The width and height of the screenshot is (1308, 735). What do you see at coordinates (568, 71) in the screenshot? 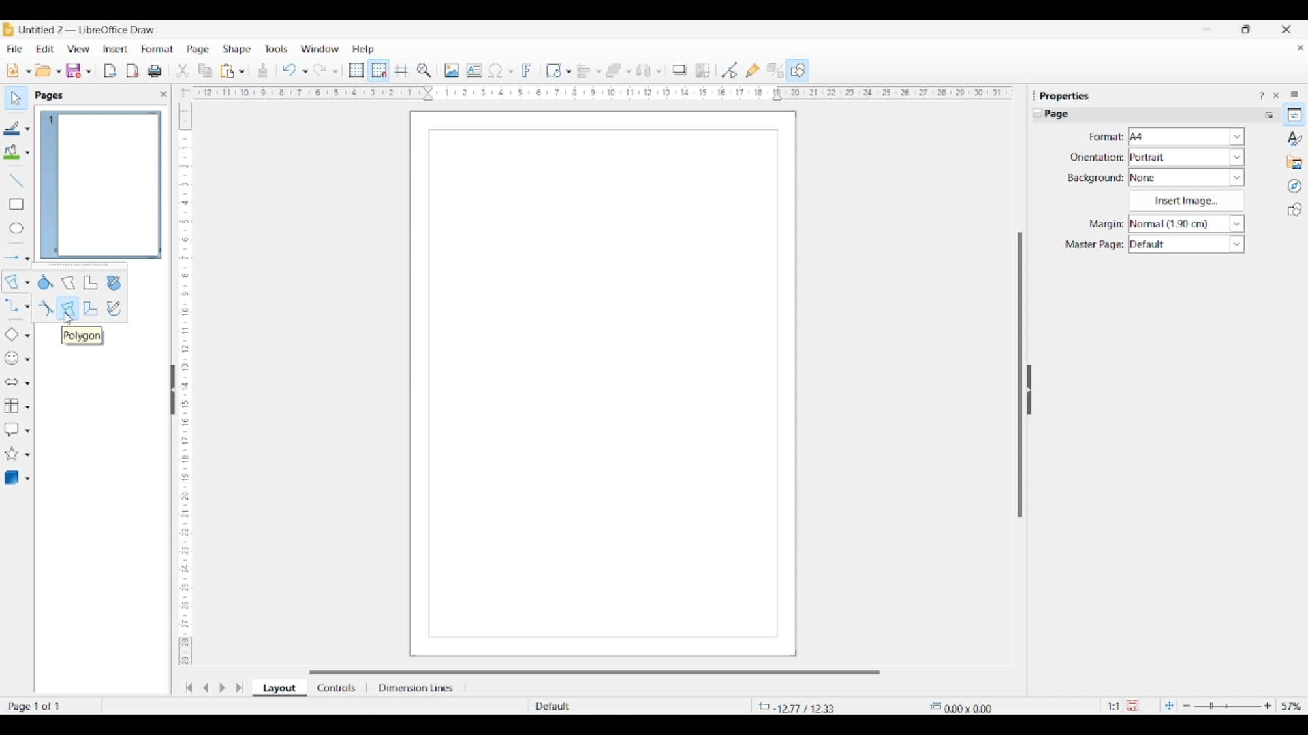
I see `Transformations option` at bounding box center [568, 71].